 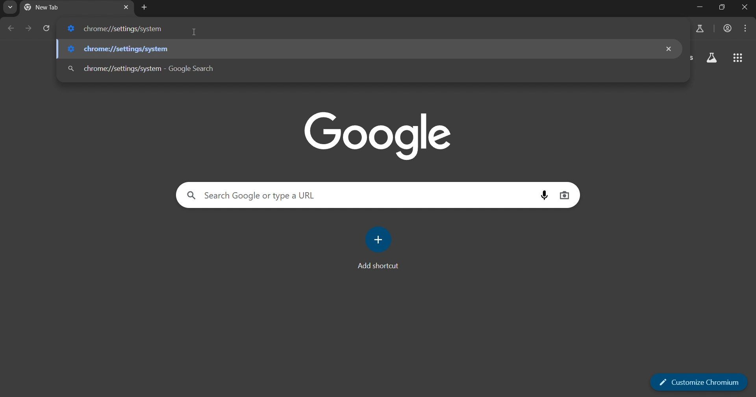 I want to click on search labs, so click(x=700, y=28).